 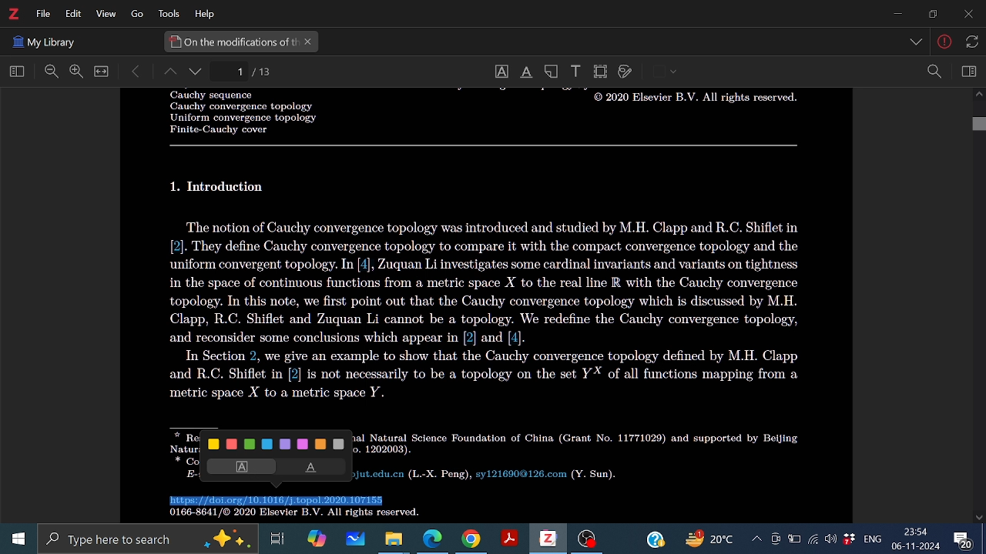 I want to click on Zoom out, so click(x=52, y=72).